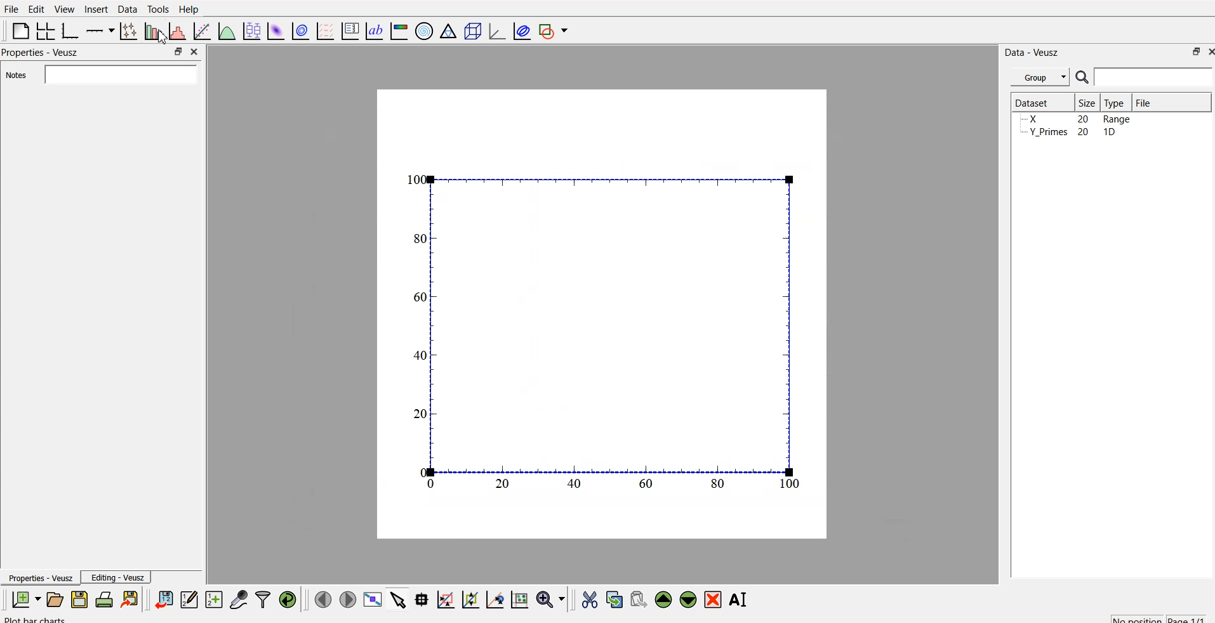  What do you see at coordinates (200, 30) in the screenshot?
I see `fit function to data` at bounding box center [200, 30].